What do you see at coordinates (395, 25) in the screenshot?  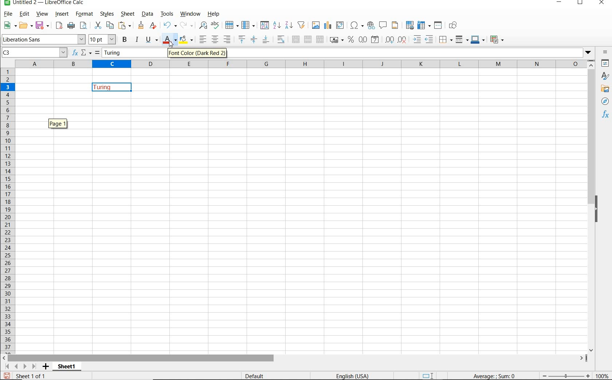 I see `HEADERS & FOOTERS` at bounding box center [395, 25].